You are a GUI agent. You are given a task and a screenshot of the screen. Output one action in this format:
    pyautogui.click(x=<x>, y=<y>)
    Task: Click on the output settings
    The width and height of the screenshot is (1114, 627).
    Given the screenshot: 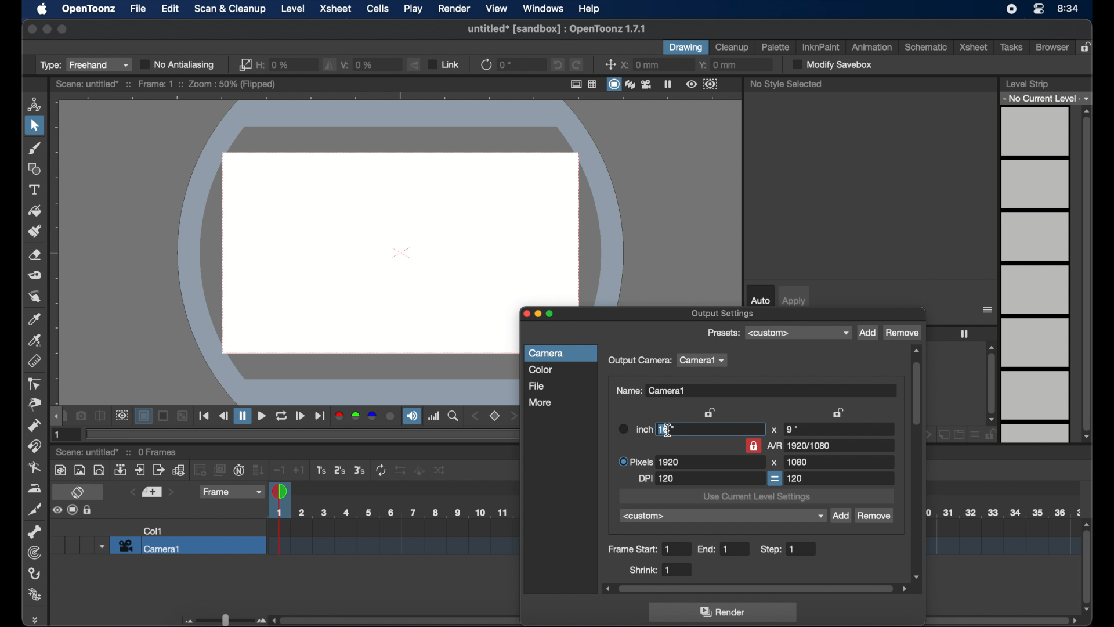 What is the action you would take?
    pyautogui.click(x=724, y=314)
    